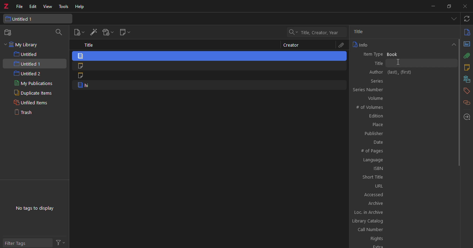  I want to click on attach, so click(340, 45).